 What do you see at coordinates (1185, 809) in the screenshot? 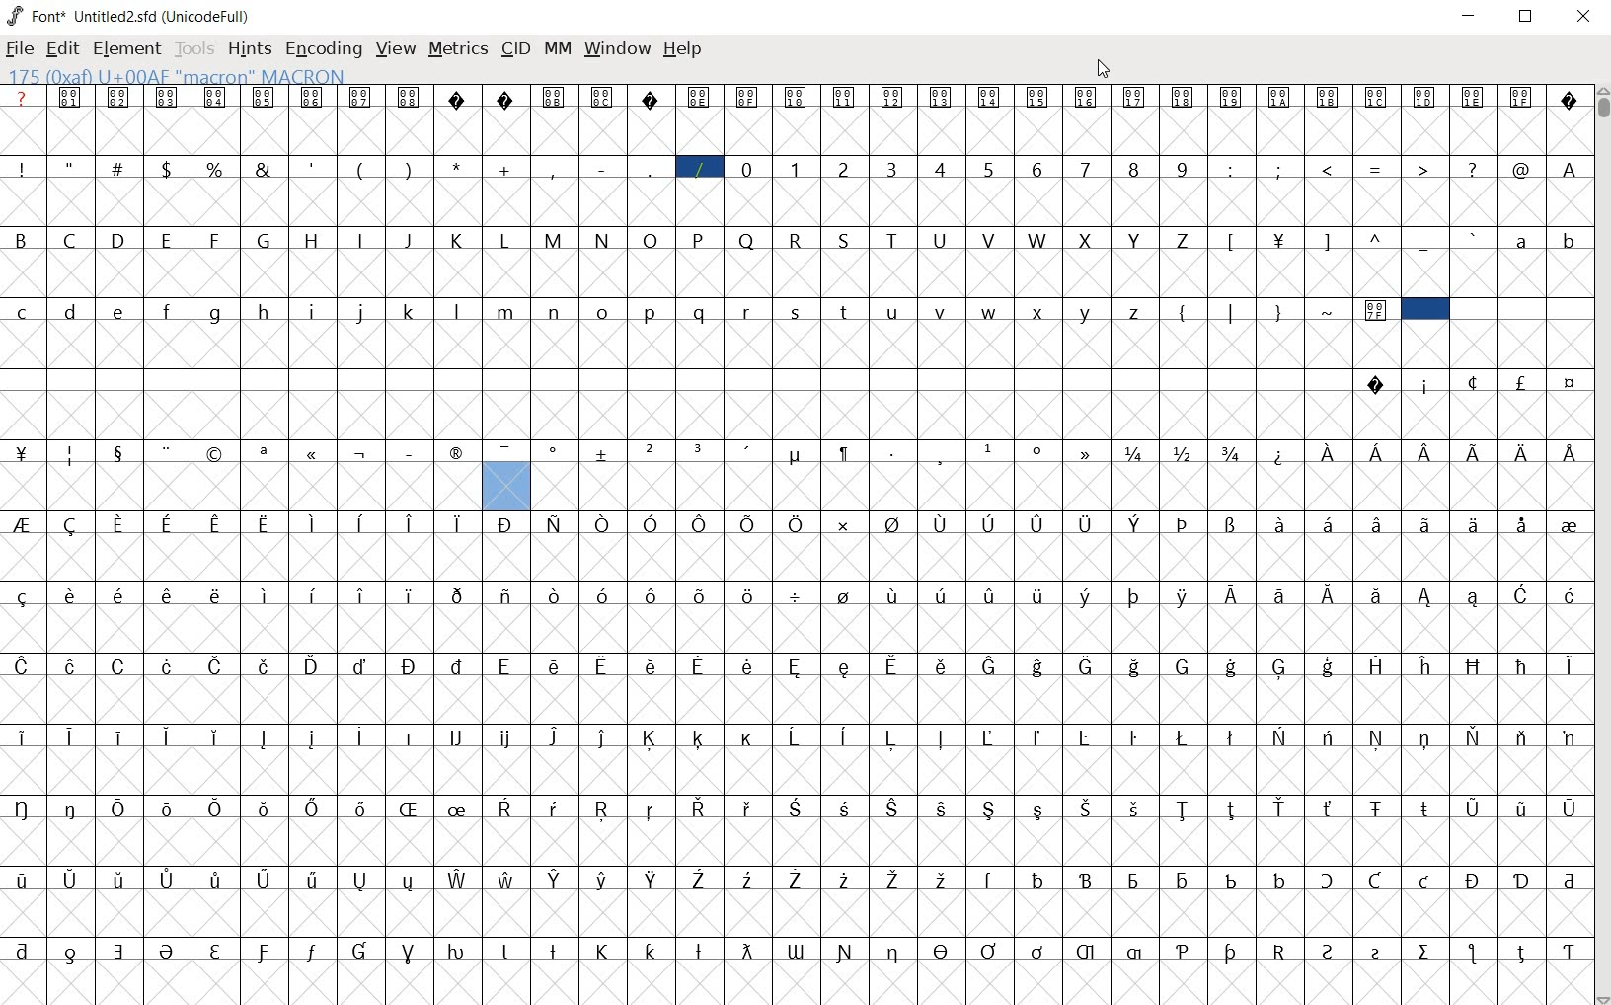
I see `Symbol` at bounding box center [1185, 809].